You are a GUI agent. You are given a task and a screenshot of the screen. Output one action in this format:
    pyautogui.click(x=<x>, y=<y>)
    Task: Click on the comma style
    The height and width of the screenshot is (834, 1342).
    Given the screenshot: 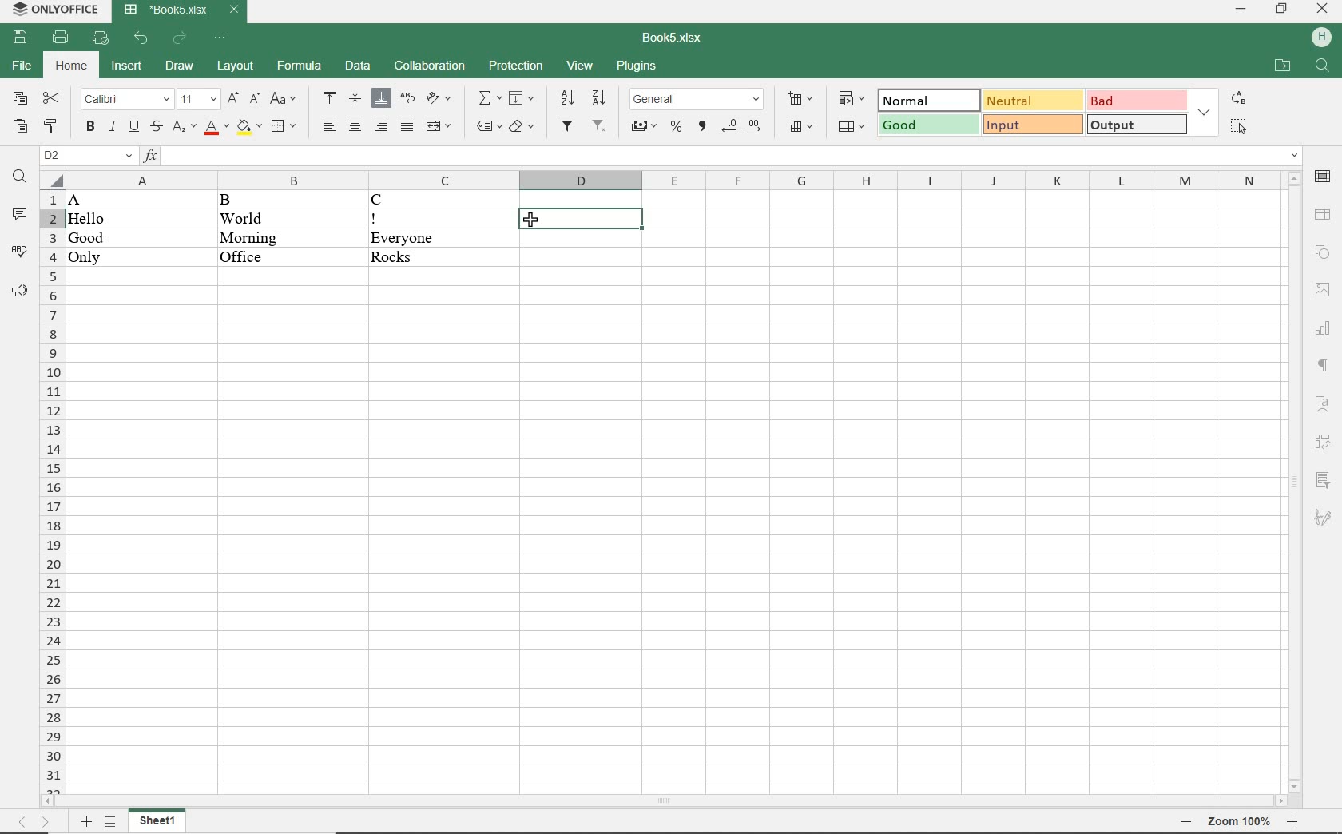 What is the action you would take?
    pyautogui.click(x=702, y=128)
    